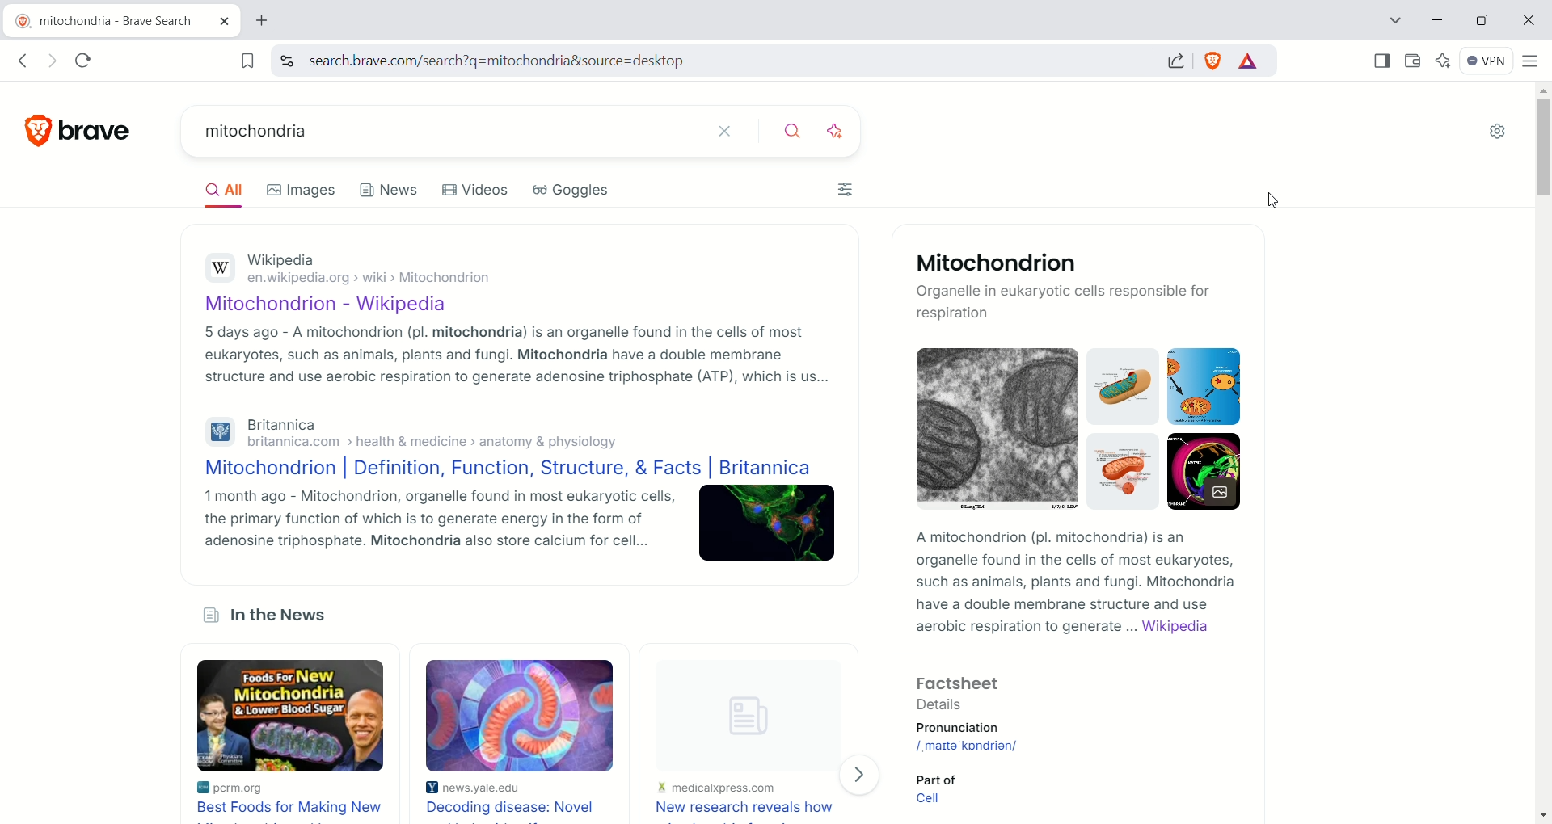 This screenshot has width=1552, height=824. What do you see at coordinates (1496, 132) in the screenshot?
I see `settings` at bounding box center [1496, 132].